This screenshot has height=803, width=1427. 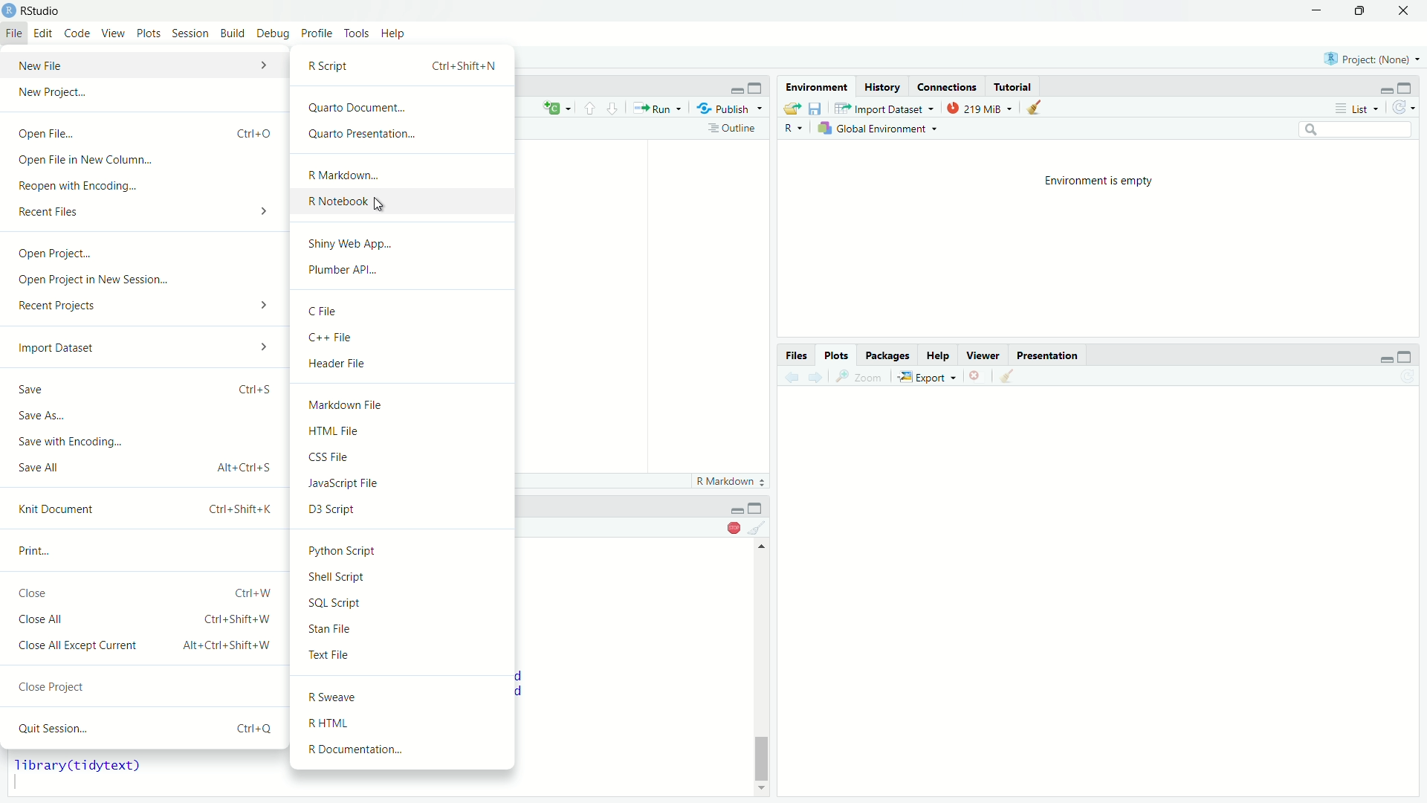 I want to click on Python Script, so click(x=404, y=549).